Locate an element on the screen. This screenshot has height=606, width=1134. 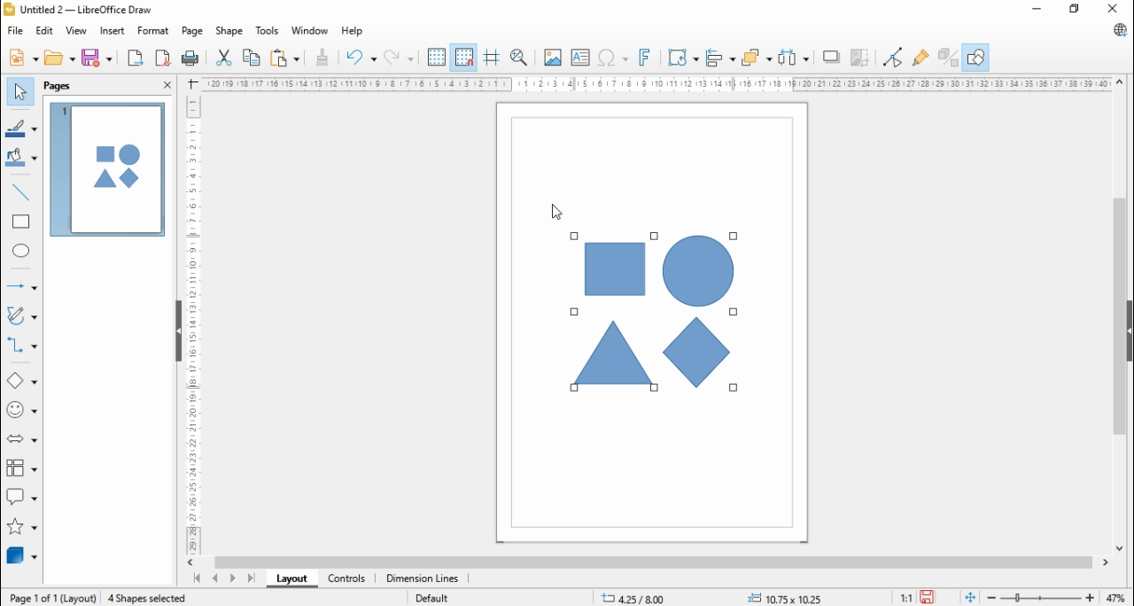
shape 2 is located at coordinates (613, 353).